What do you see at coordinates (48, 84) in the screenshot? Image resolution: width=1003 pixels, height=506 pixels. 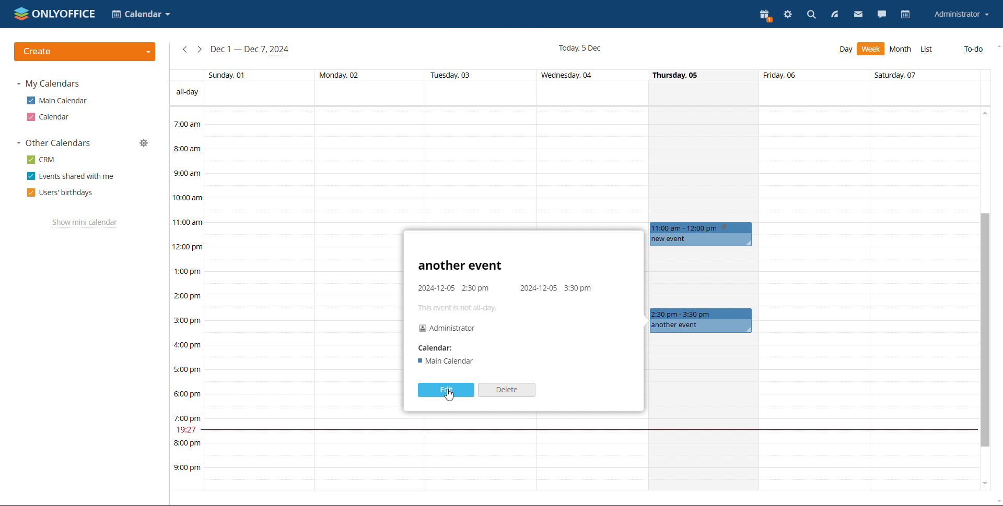 I see `my calendars` at bounding box center [48, 84].